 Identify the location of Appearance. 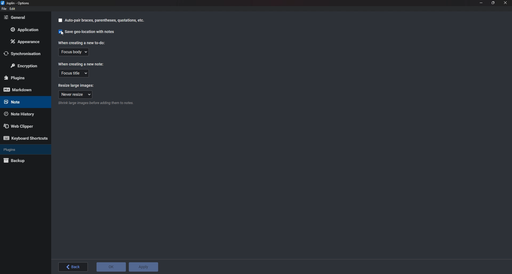
(26, 43).